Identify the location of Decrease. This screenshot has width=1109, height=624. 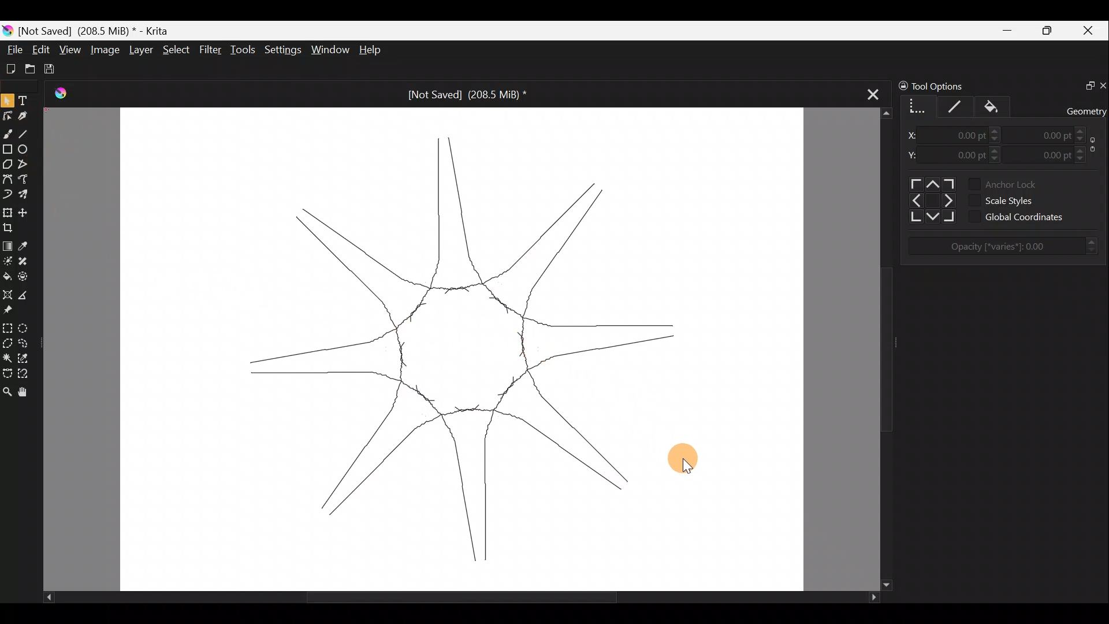
(997, 140).